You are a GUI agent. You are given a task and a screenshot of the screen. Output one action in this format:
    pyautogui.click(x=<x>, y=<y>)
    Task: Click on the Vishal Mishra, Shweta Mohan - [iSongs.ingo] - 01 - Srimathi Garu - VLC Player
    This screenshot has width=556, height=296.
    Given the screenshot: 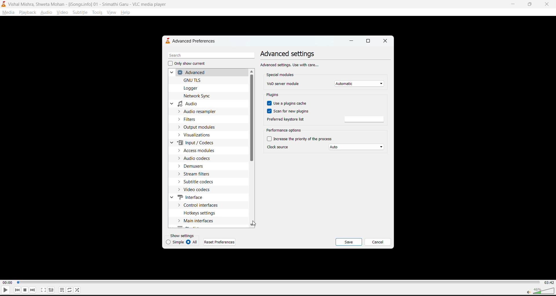 What is the action you would take?
    pyautogui.click(x=89, y=4)
    